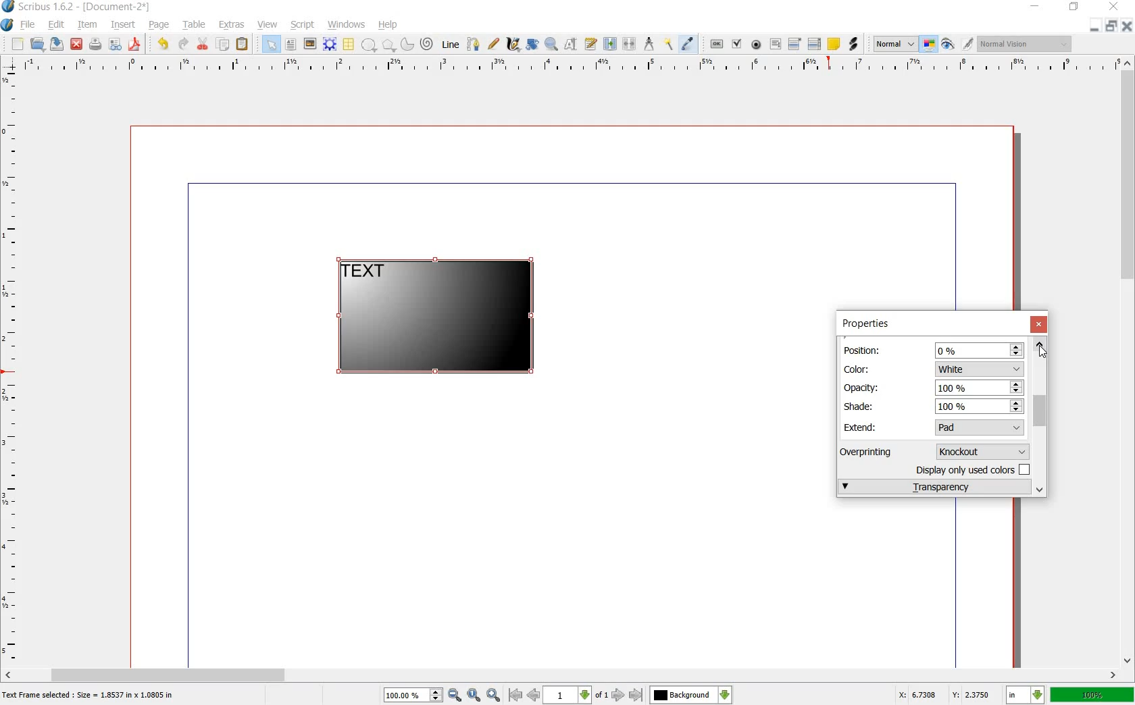  What do you see at coordinates (571, 45) in the screenshot?
I see `edit contents of frame` at bounding box center [571, 45].